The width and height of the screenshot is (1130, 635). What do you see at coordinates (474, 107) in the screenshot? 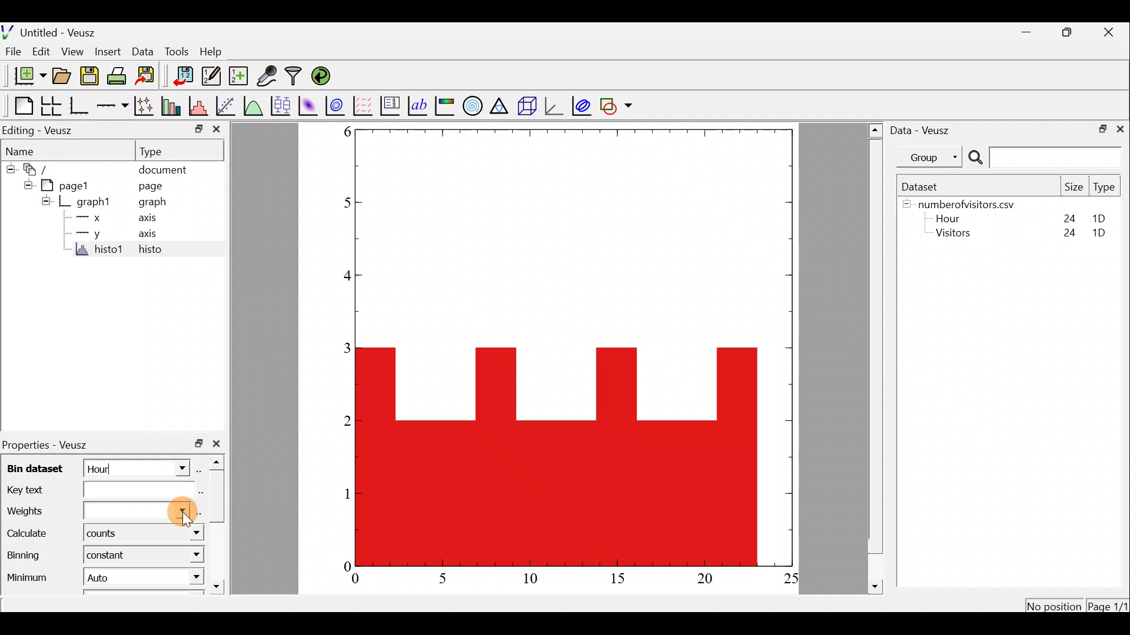
I see `polar graph` at bounding box center [474, 107].